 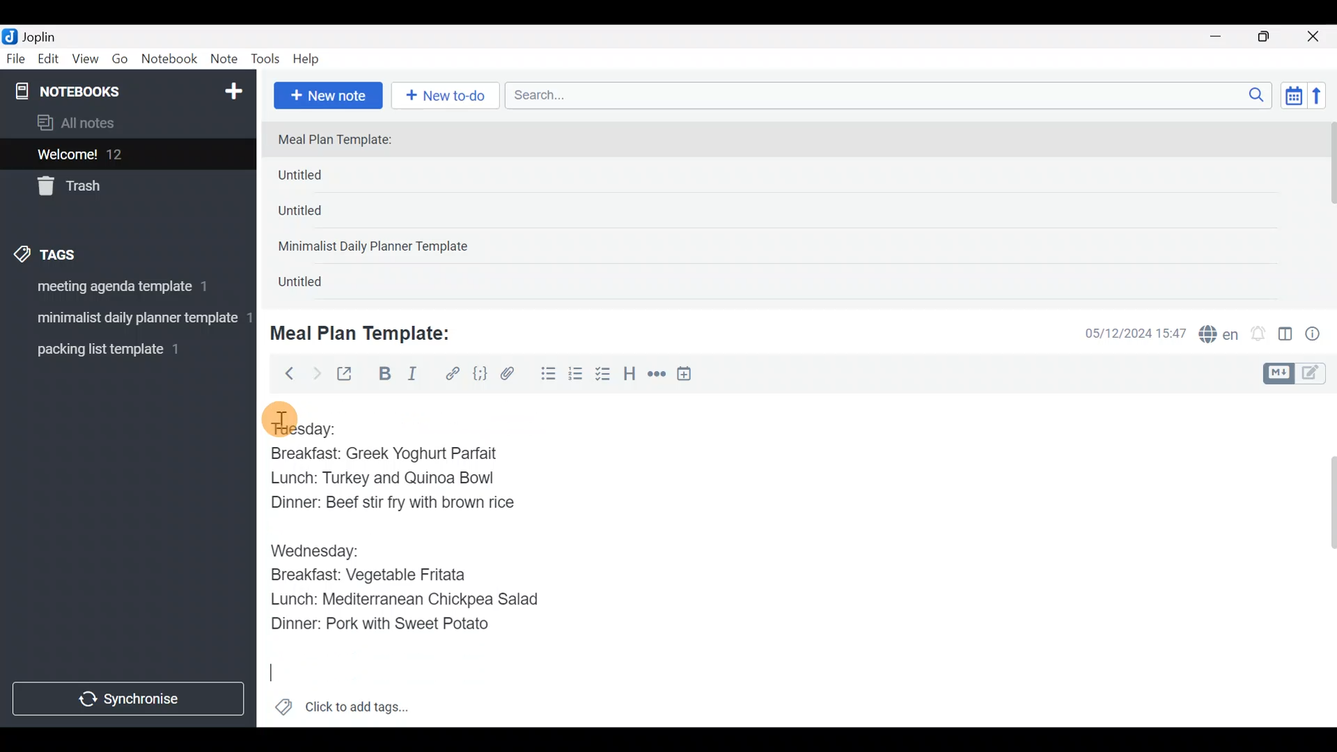 I want to click on Toggle sort order, so click(x=1293, y=96).